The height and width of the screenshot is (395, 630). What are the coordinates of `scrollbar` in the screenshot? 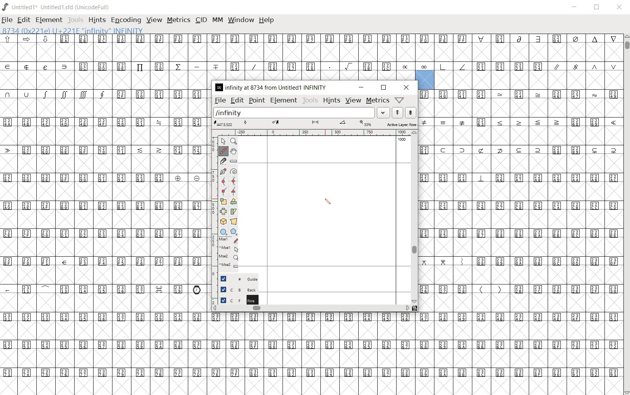 It's located at (626, 214).